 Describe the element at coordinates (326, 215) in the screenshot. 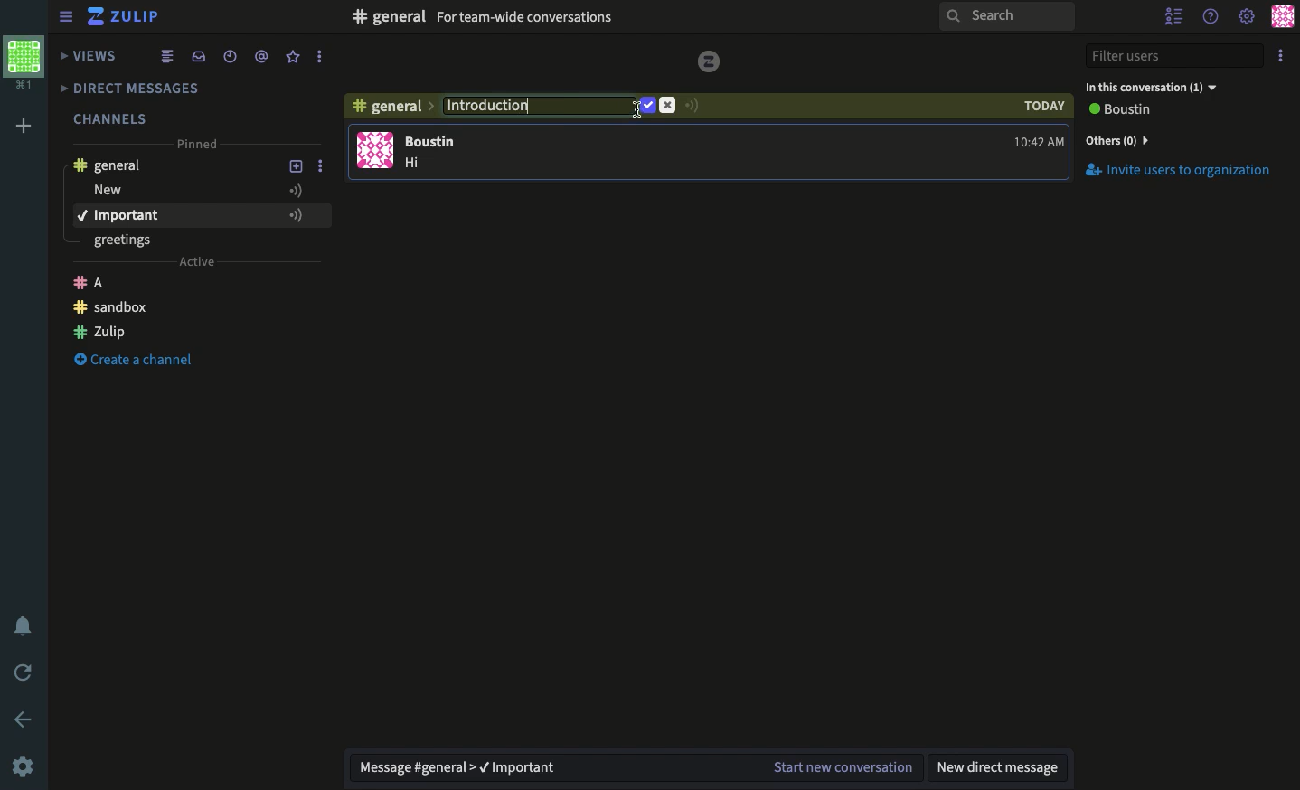

I see `More Options` at that location.